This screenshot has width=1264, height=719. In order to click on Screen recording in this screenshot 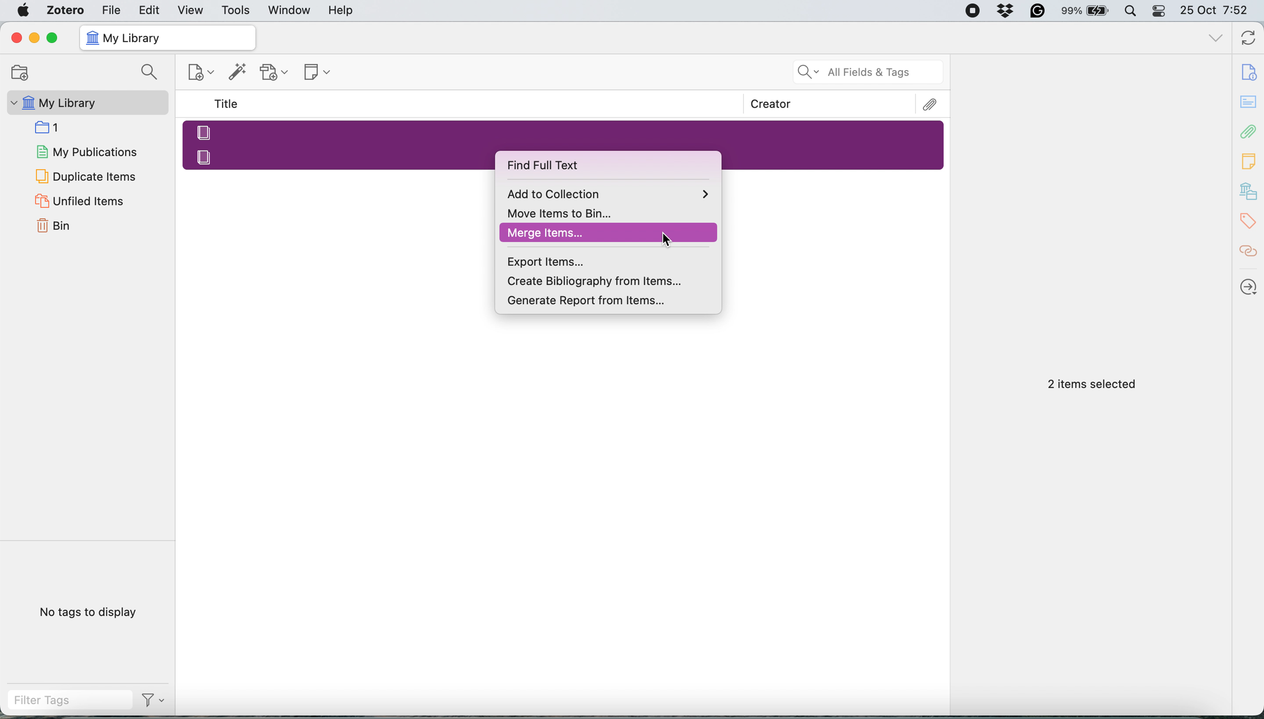, I will do `click(972, 11)`.